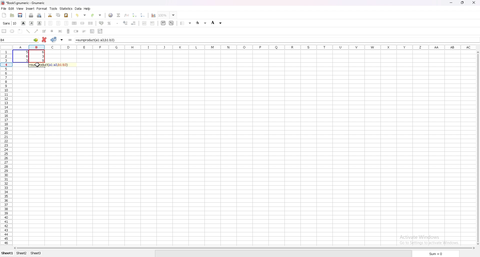  Describe the element at coordinates (243, 47) in the screenshot. I see `column` at that location.